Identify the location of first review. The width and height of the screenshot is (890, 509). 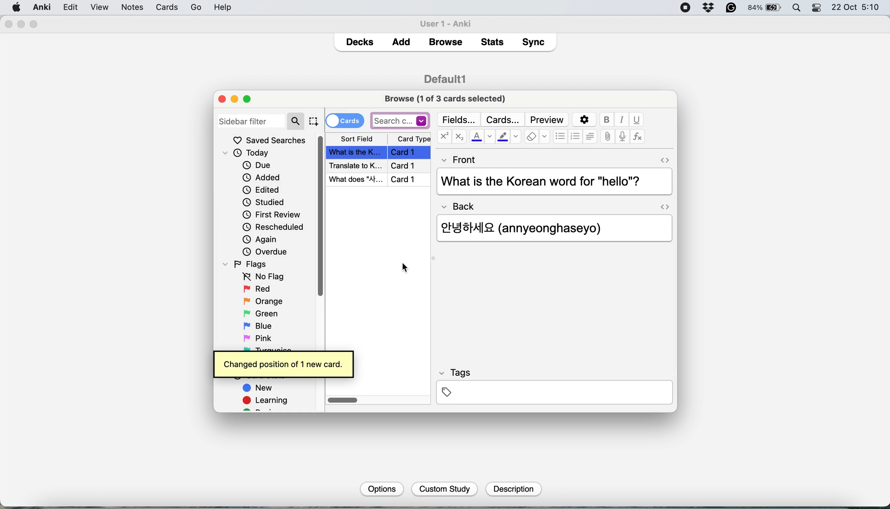
(272, 216).